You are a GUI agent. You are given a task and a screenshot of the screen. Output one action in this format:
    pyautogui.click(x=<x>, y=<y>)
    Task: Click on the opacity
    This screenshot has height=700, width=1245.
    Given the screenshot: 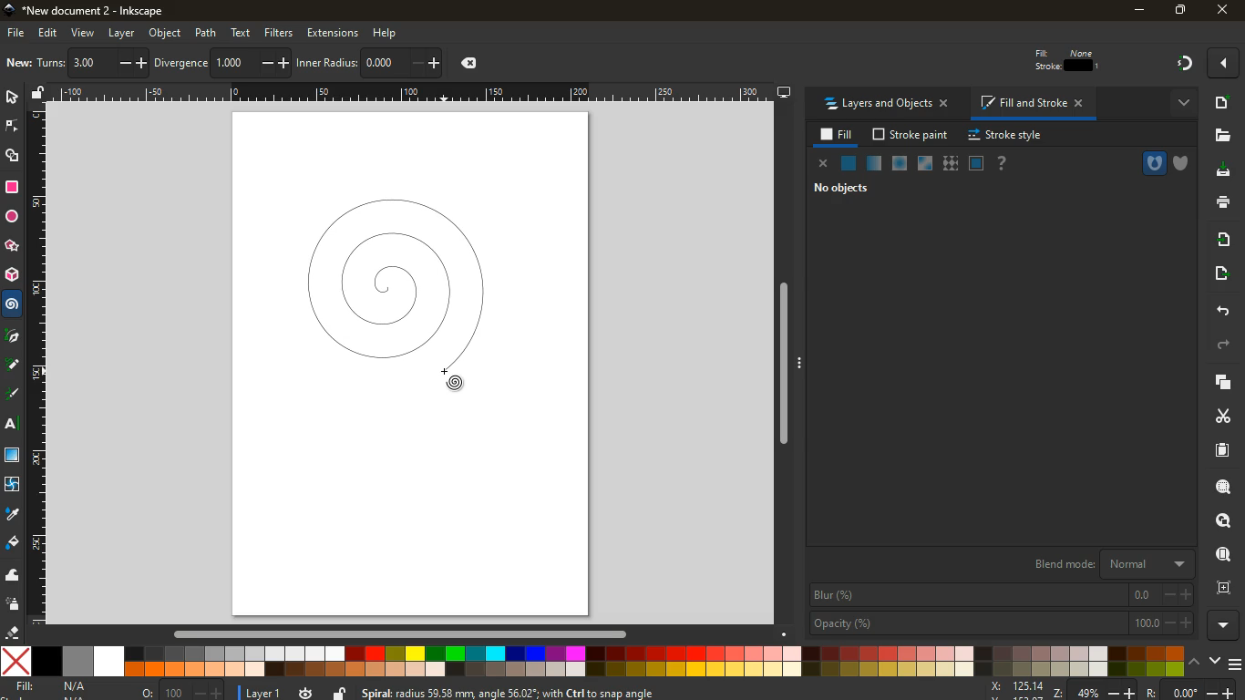 What is the action you would take?
    pyautogui.click(x=1000, y=623)
    